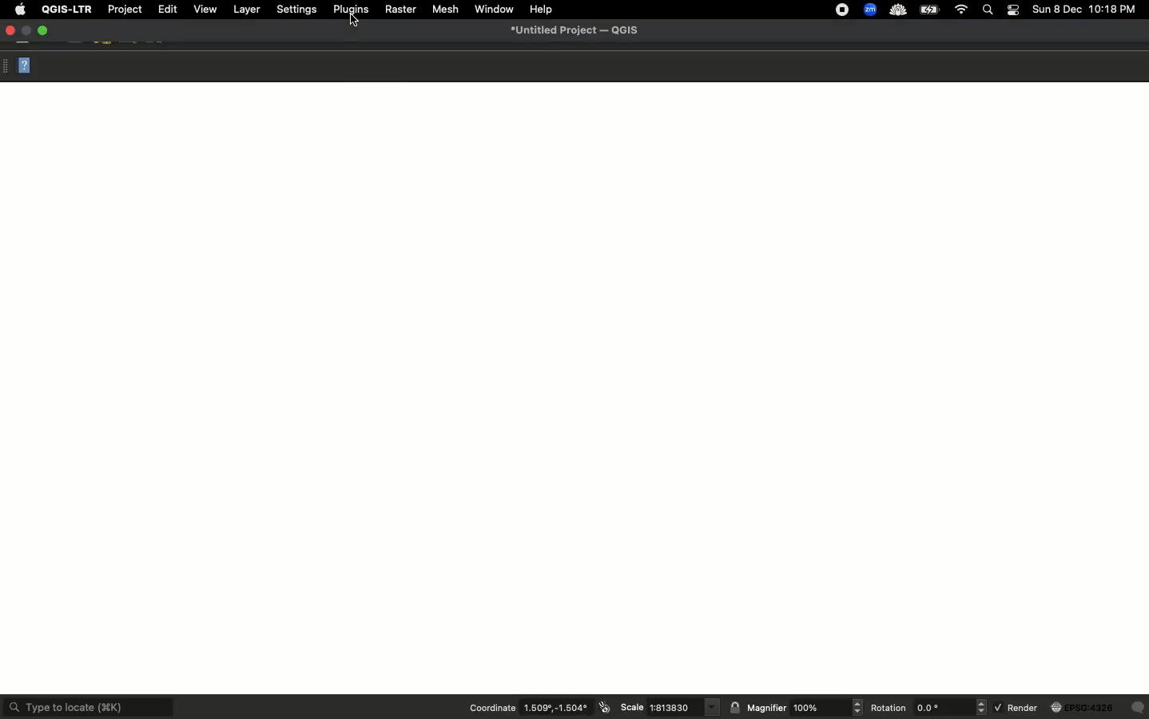 The image size is (1149, 719). Describe the element at coordinates (963, 10) in the screenshot. I see `Internet` at that location.